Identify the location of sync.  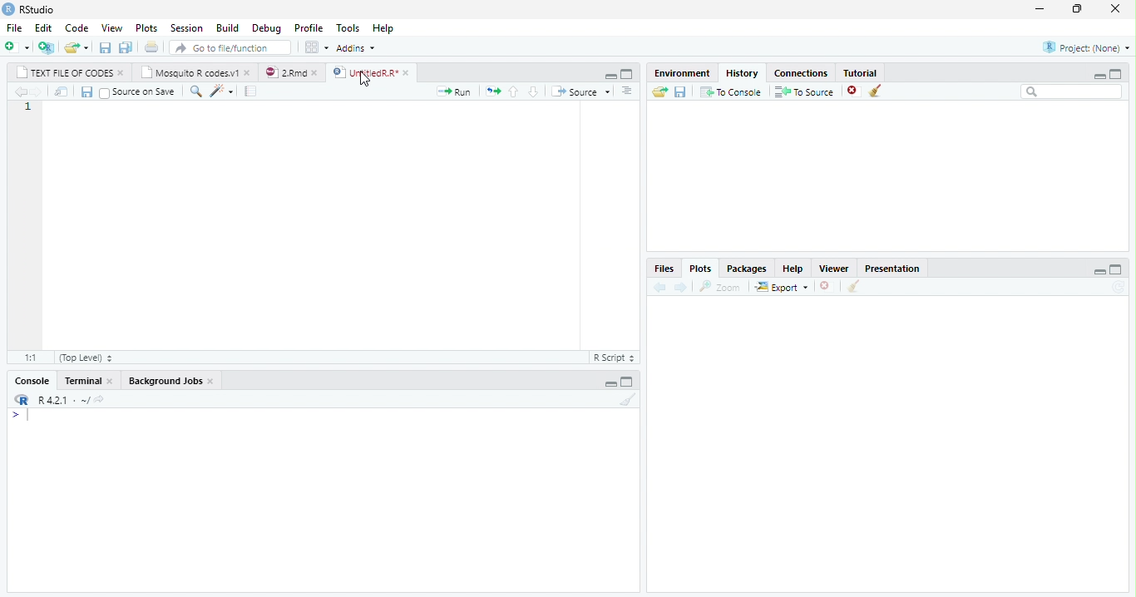
(1120, 289).